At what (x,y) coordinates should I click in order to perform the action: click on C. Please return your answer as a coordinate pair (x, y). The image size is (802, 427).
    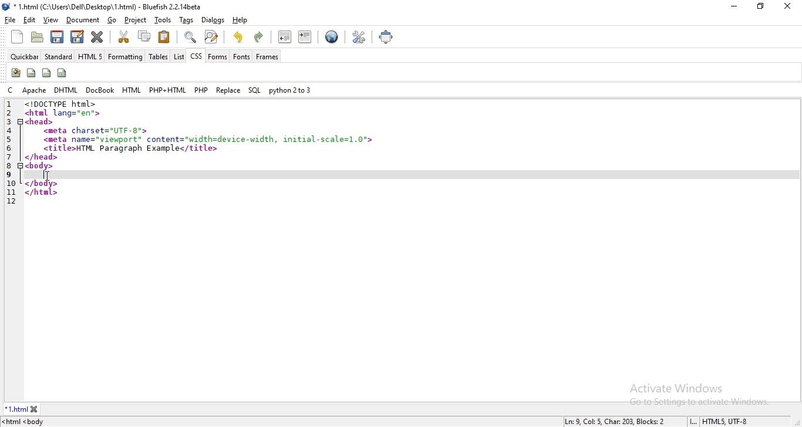
    Looking at the image, I should click on (11, 90).